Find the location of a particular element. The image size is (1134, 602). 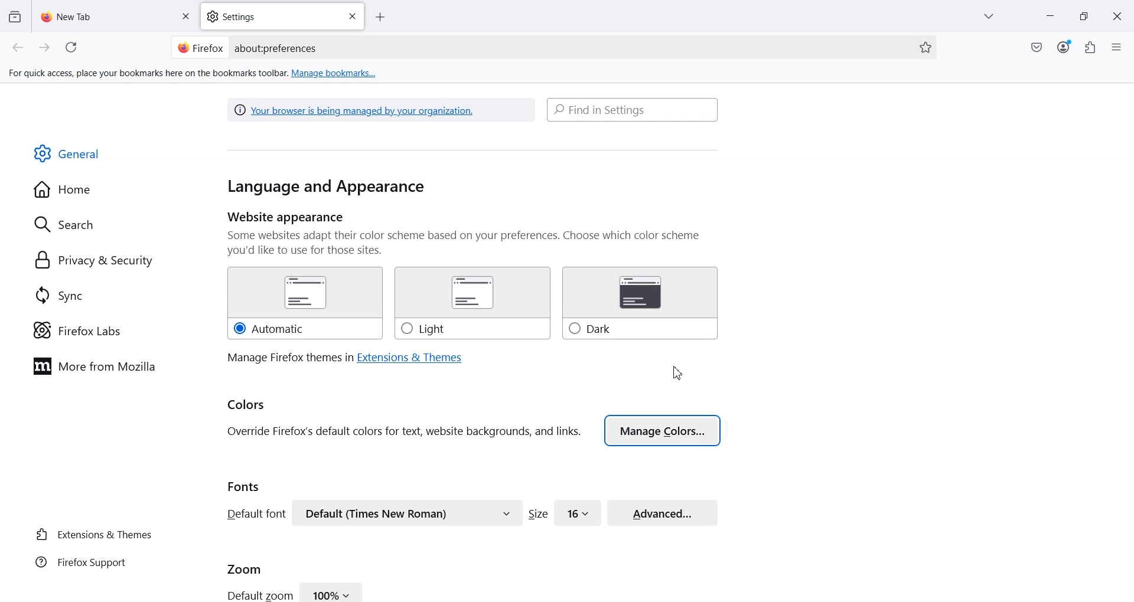

Add New Tab is located at coordinates (380, 18).